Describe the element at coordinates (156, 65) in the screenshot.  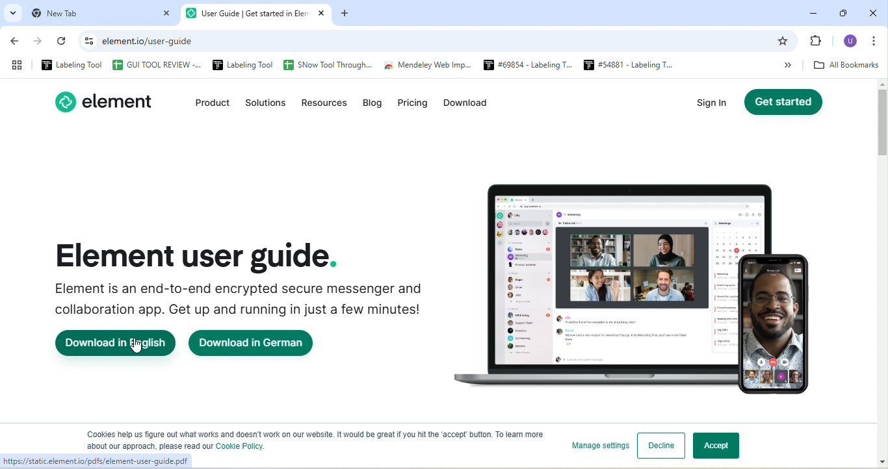
I see `GUI TOOL REVIEW -...` at that location.